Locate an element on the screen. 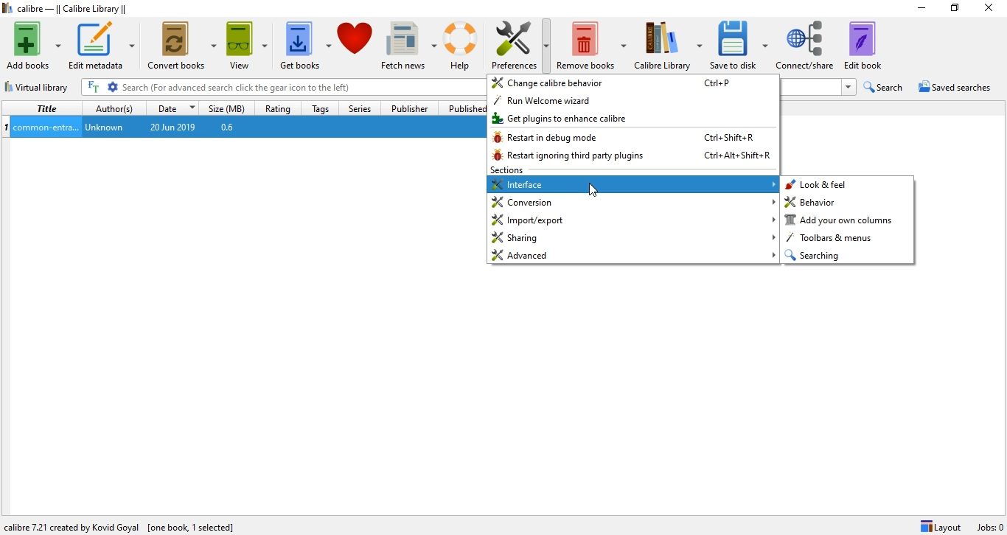 The image size is (1007, 535). Series is located at coordinates (358, 107).